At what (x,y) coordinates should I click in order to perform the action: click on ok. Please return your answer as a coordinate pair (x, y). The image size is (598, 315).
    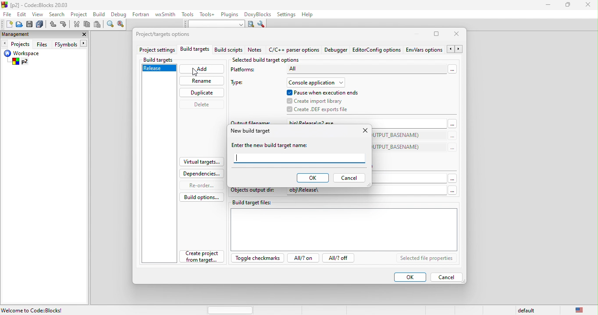
    Looking at the image, I should click on (409, 276).